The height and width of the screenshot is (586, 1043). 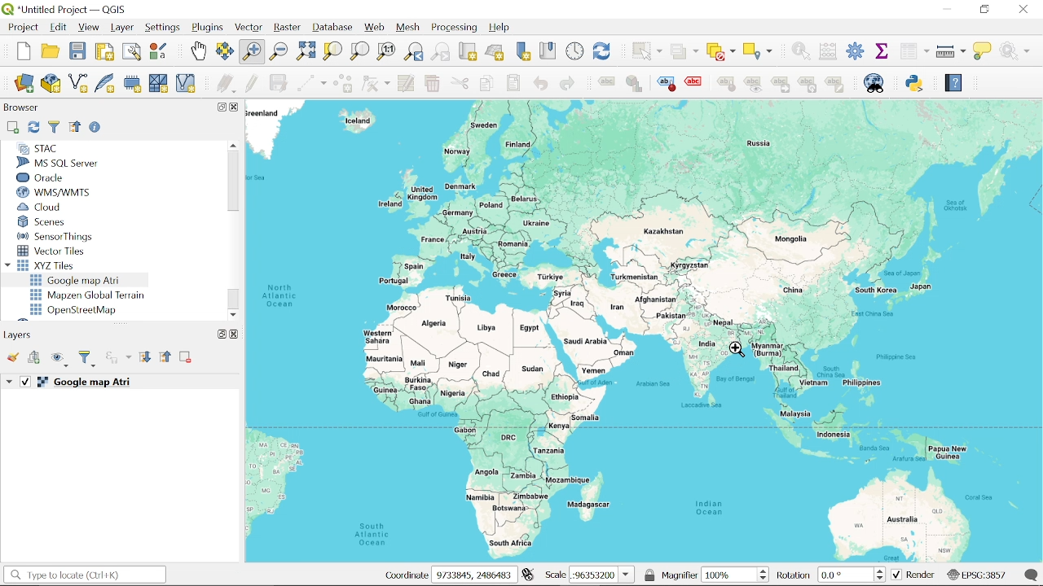 What do you see at coordinates (59, 28) in the screenshot?
I see `Edit` at bounding box center [59, 28].